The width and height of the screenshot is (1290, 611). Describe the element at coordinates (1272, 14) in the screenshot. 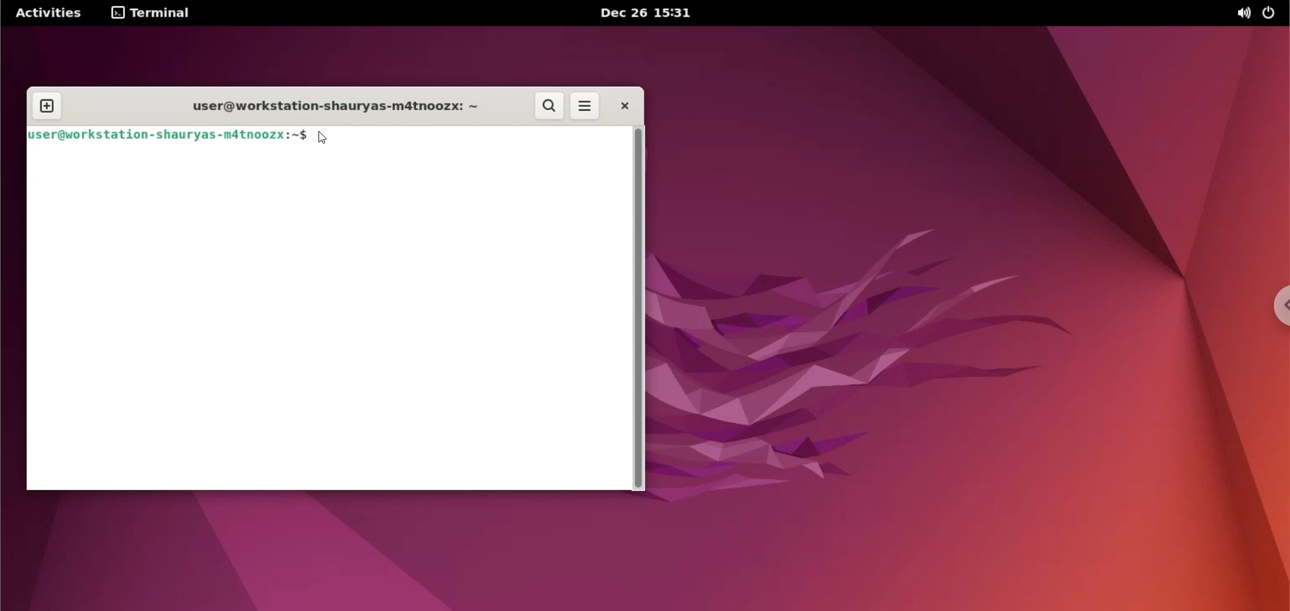

I see `power options` at that location.